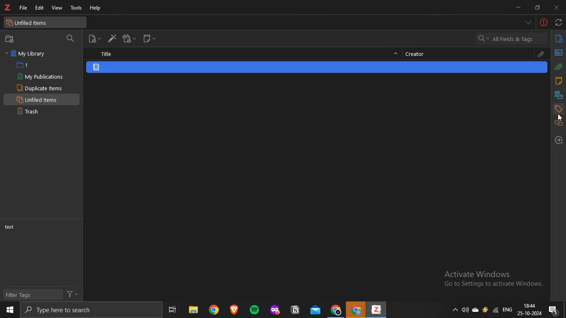  Describe the element at coordinates (528, 305) in the screenshot. I see `18:44` at that location.